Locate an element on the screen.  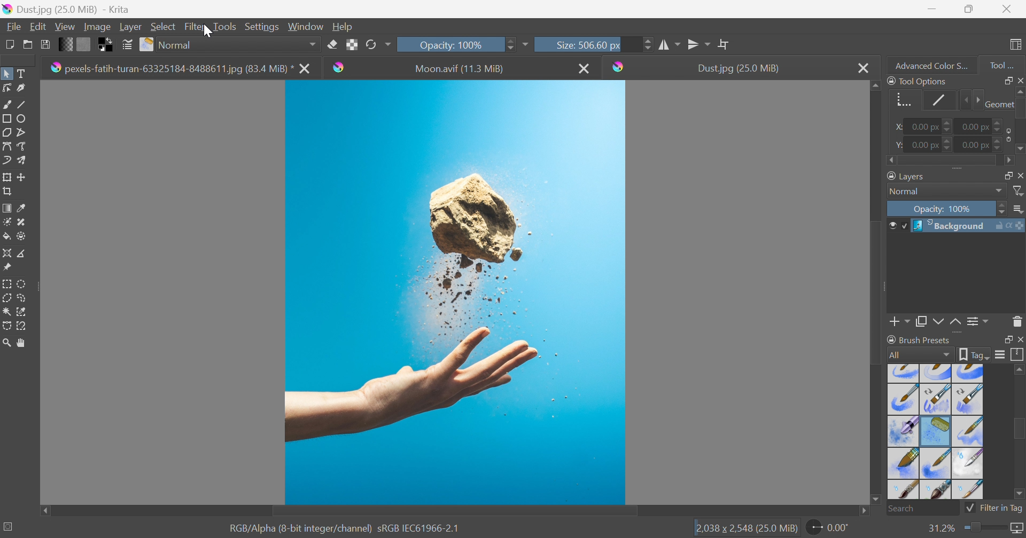
0.00 px is located at coordinates (974, 145).